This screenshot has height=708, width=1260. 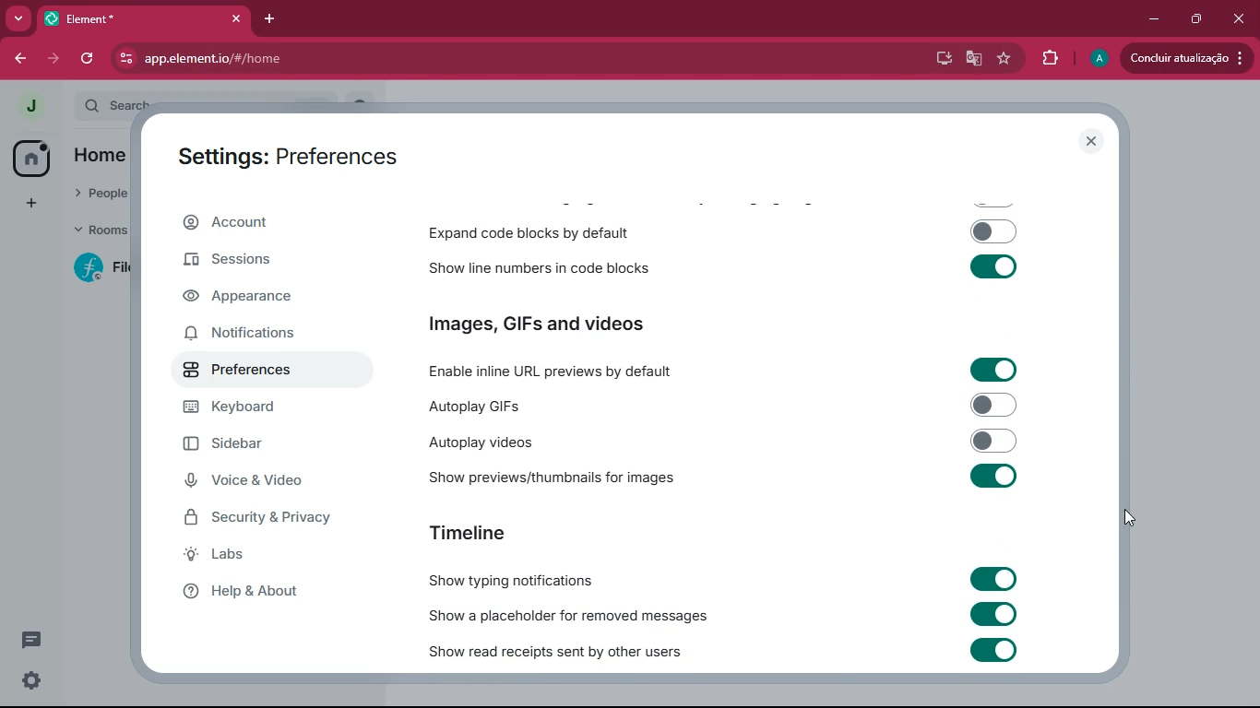 I want to click on toggle on/off, so click(x=995, y=404).